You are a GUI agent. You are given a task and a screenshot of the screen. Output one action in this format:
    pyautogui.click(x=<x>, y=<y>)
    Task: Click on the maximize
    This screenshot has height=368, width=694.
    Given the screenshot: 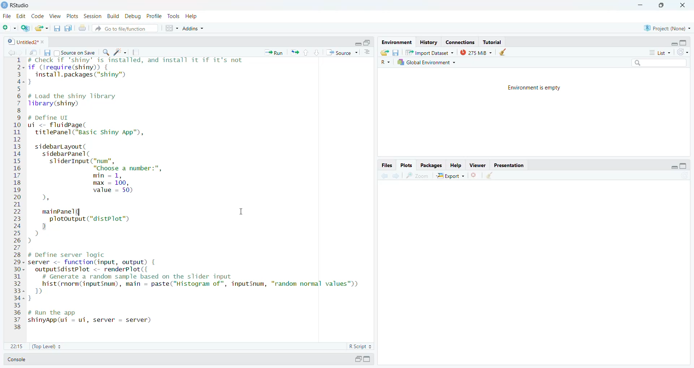 What is the action you would take?
    pyautogui.click(x=368, y=359)
    